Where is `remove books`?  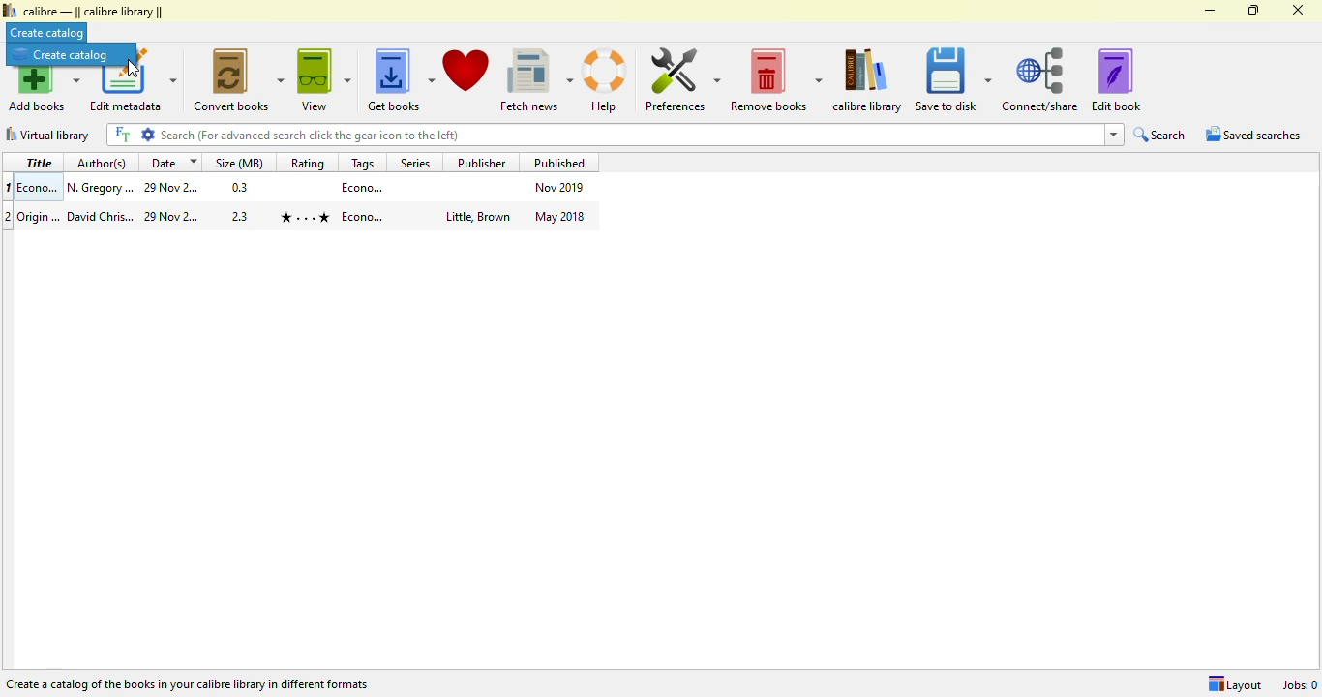 remove books is located at coordinates (775, 79).